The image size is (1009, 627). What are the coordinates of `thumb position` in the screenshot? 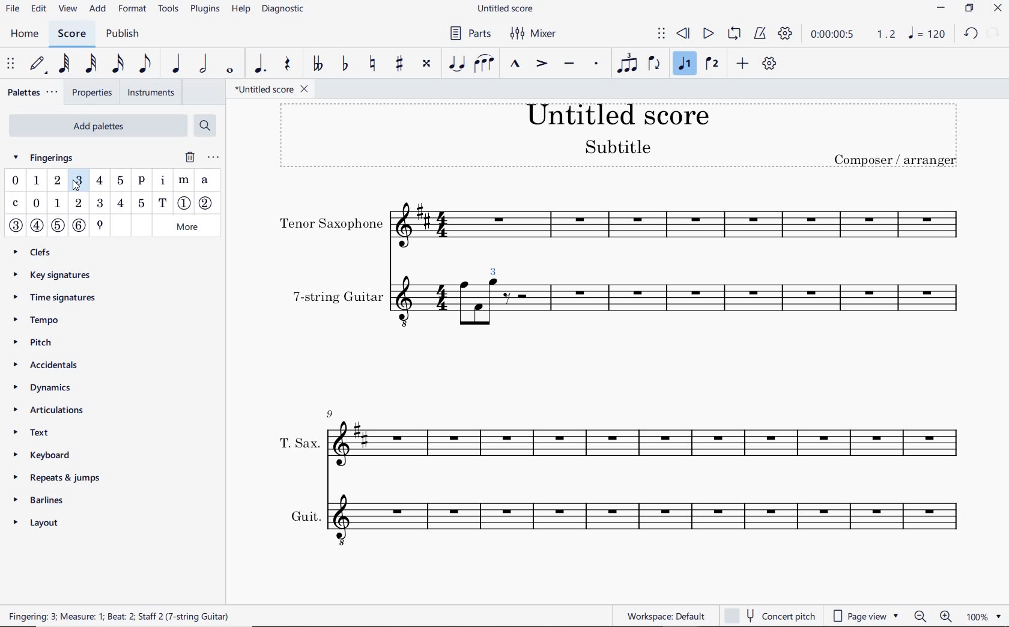 It's located at (98, 226).